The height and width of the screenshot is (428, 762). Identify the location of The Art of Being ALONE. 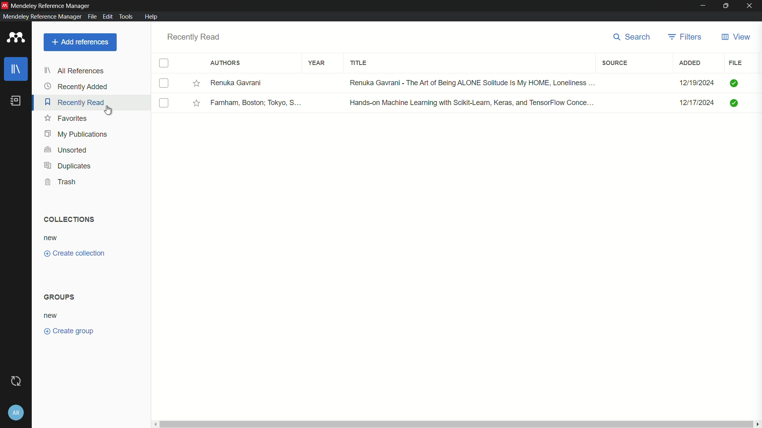
(470, 82).